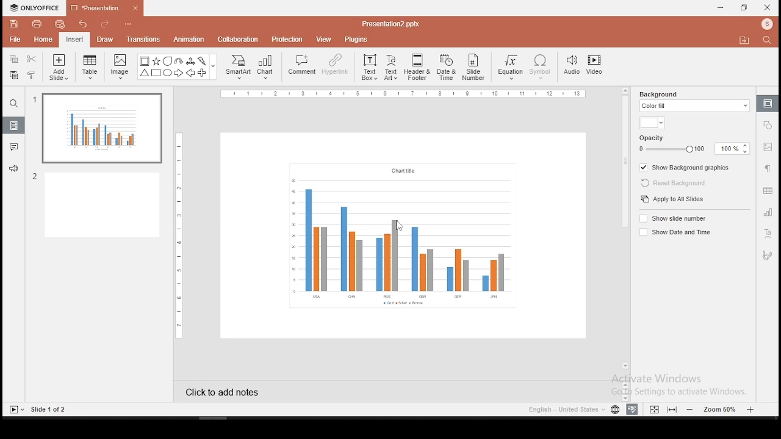 The width and height of the screenshot is (781, 439). I want to click on animation, so click(190, 40).